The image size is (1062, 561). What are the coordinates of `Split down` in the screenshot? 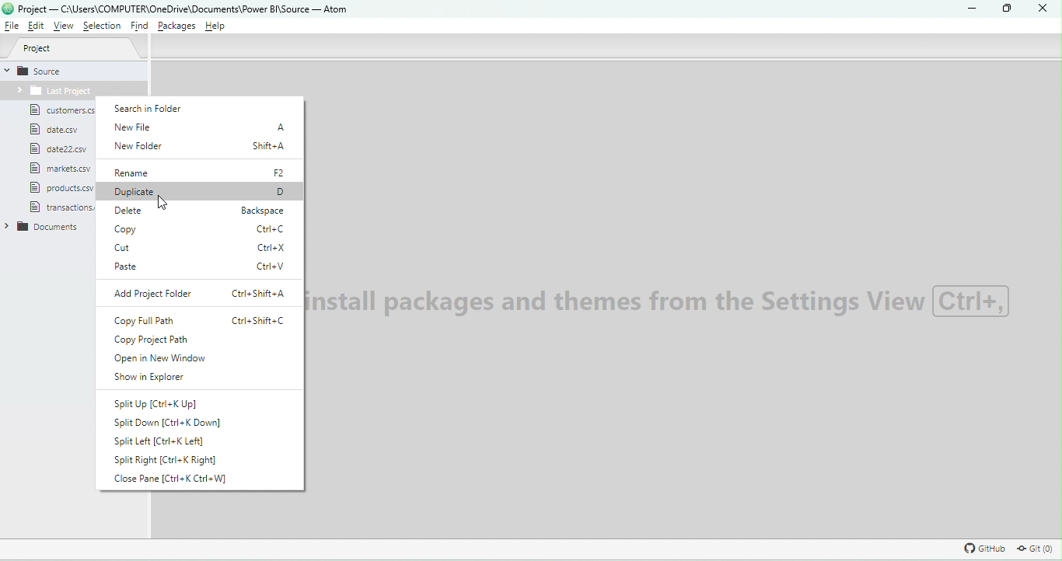 It's located at (172, 423).